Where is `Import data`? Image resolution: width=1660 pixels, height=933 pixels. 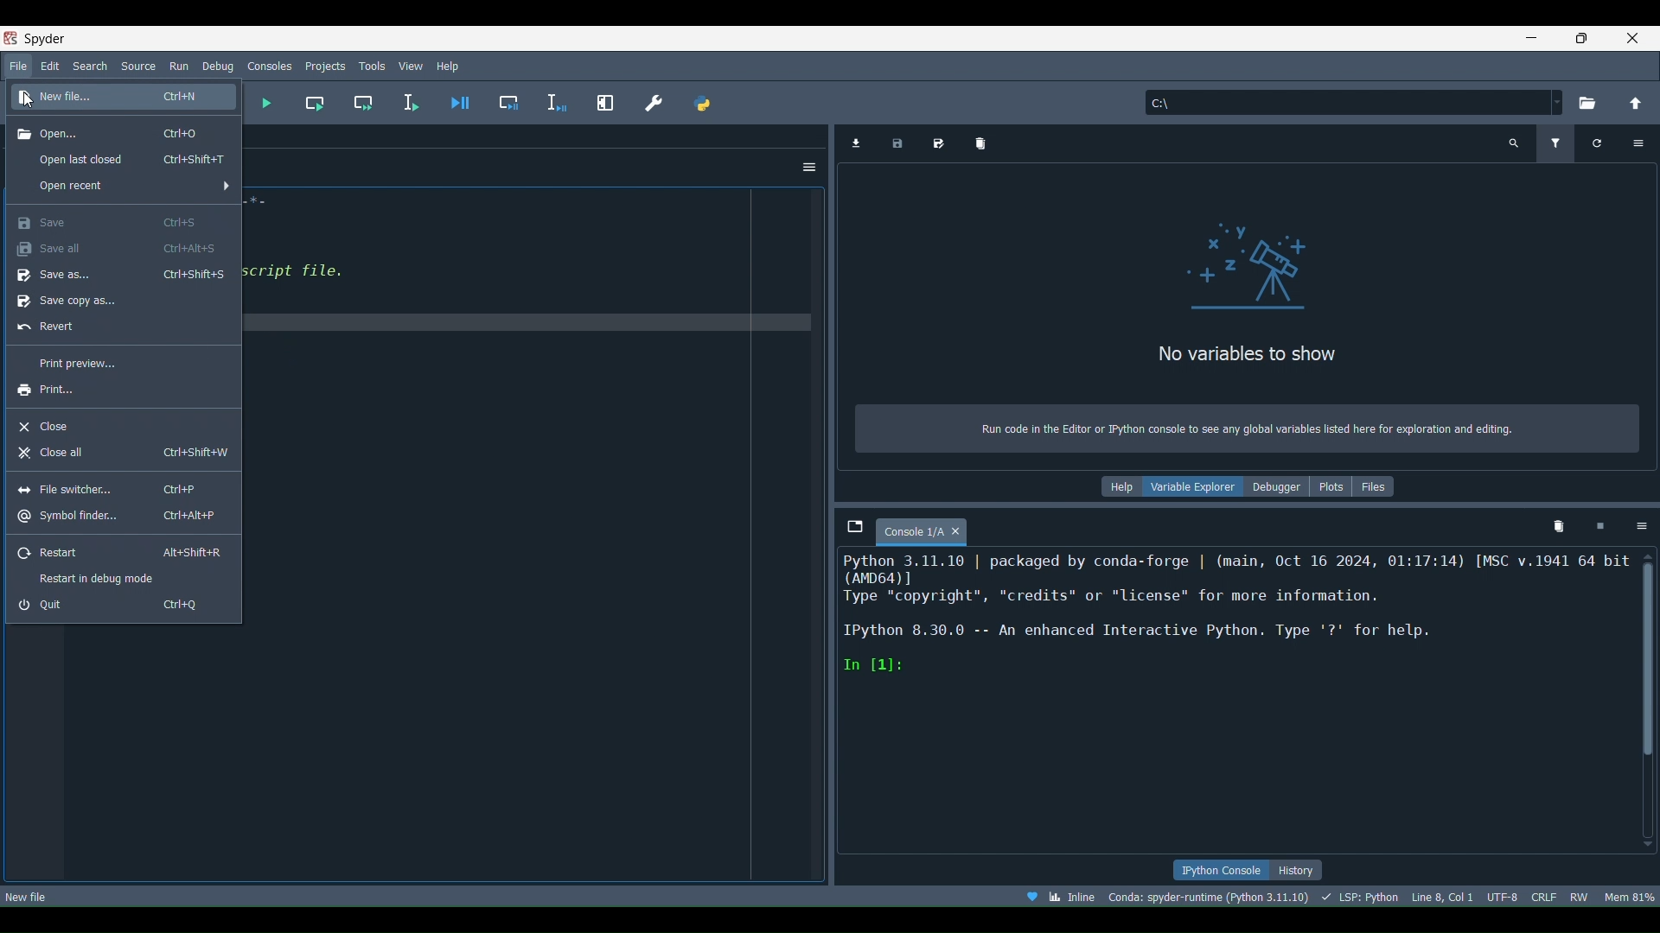 Import data is located at coordinates (859, 142).